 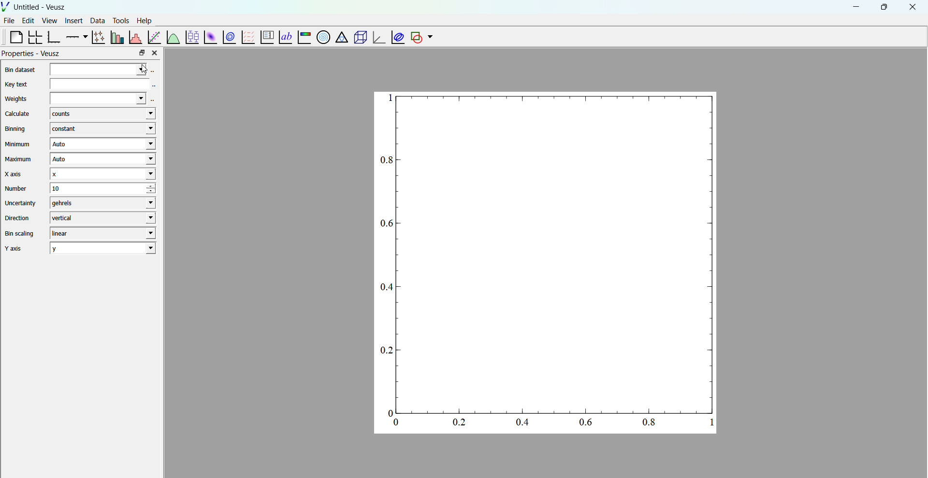 What do you see at coordinates (102, 129) in the screenshot?
I see `constant ` at bounding box center [102, 129].